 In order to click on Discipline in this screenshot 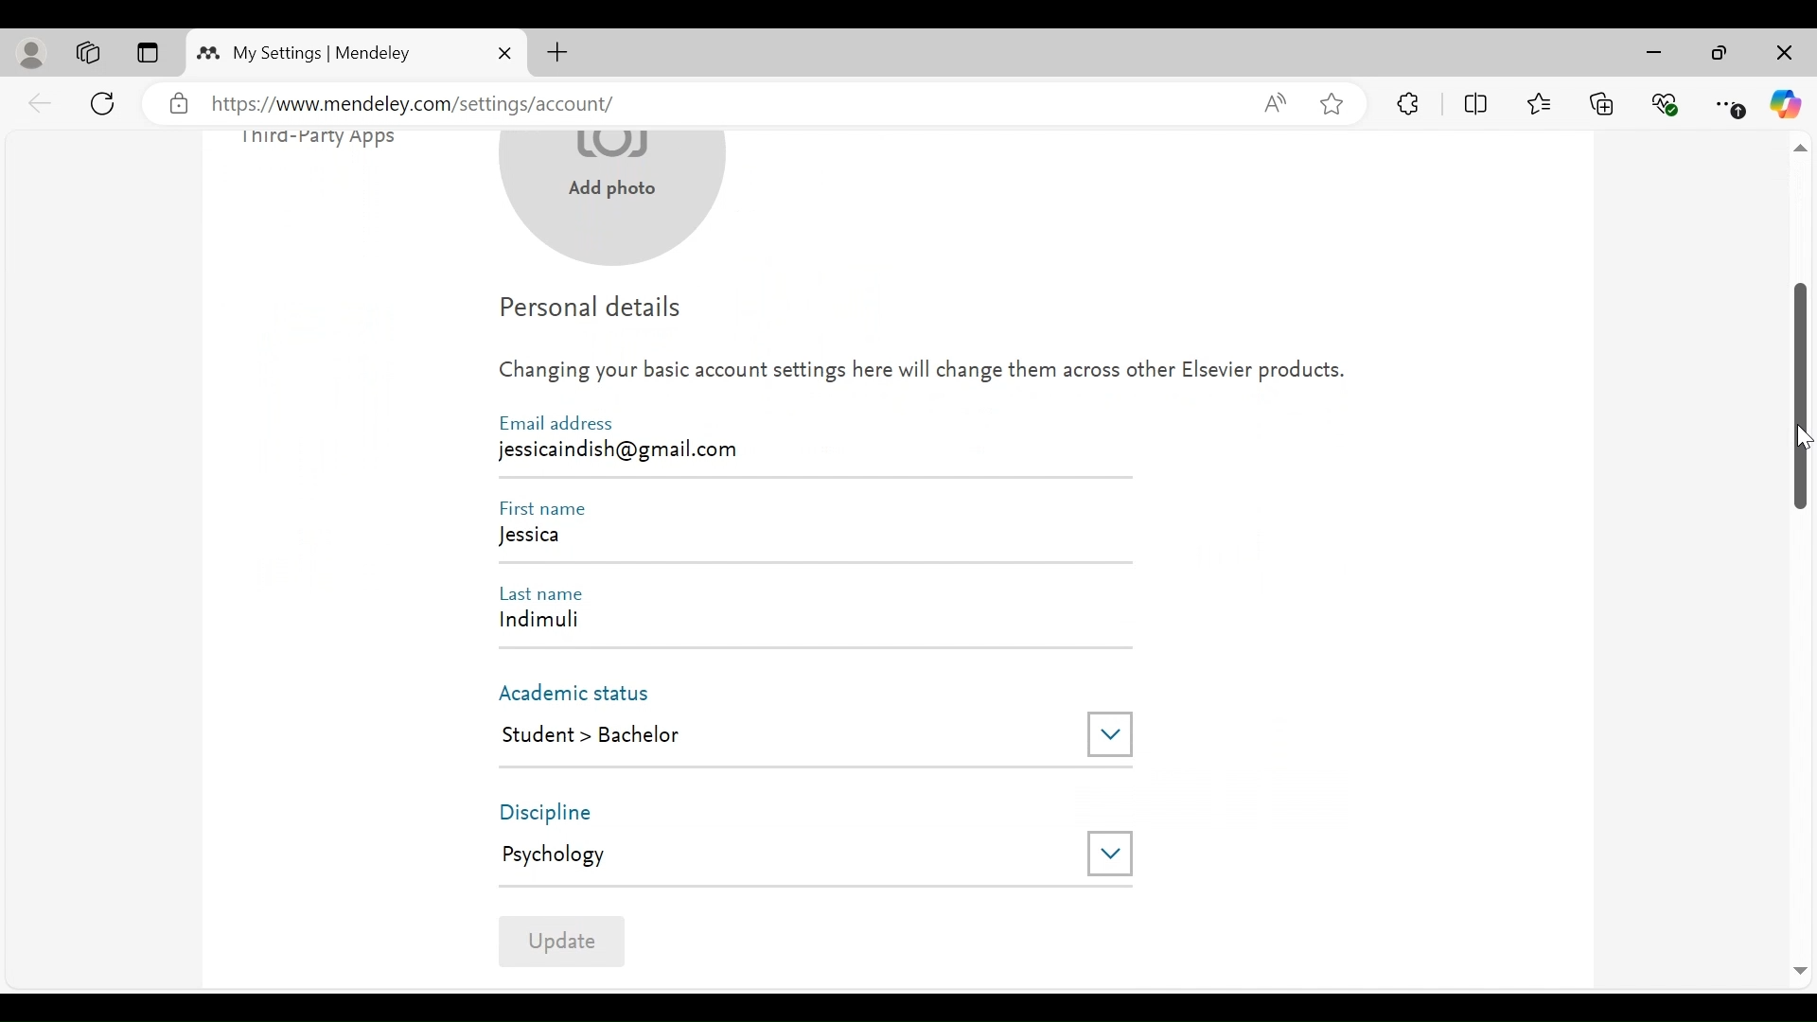, I will do `click(563, 812)`.